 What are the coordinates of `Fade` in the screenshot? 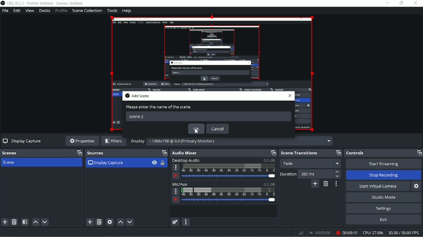 It's located at (312, 164).